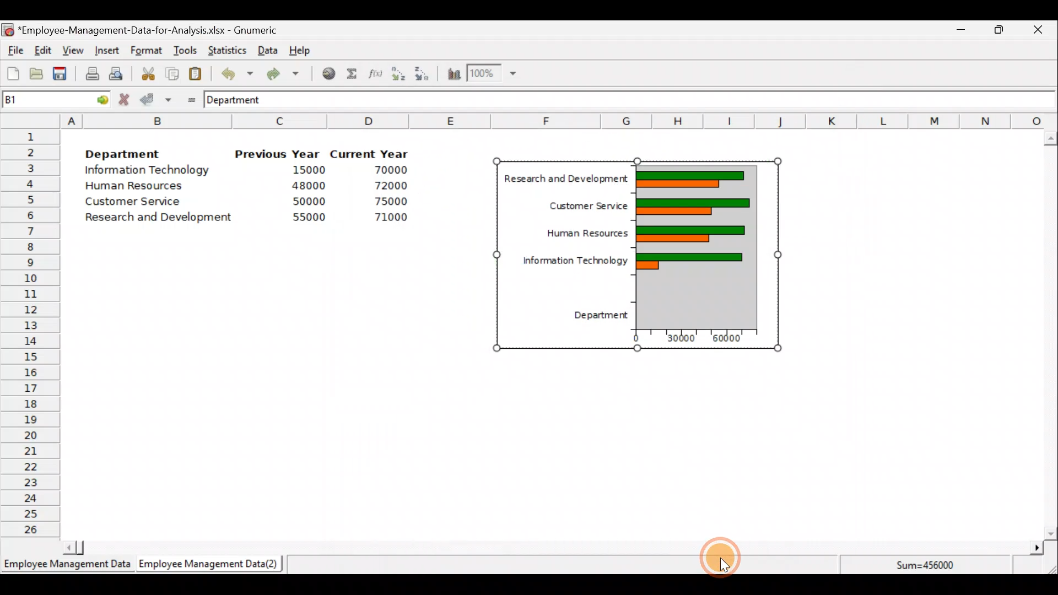 The width and height of the screenshot is (1058, 595). Describe the element at coordinates (14, 51) in the screenshot. I see `File` at that location.